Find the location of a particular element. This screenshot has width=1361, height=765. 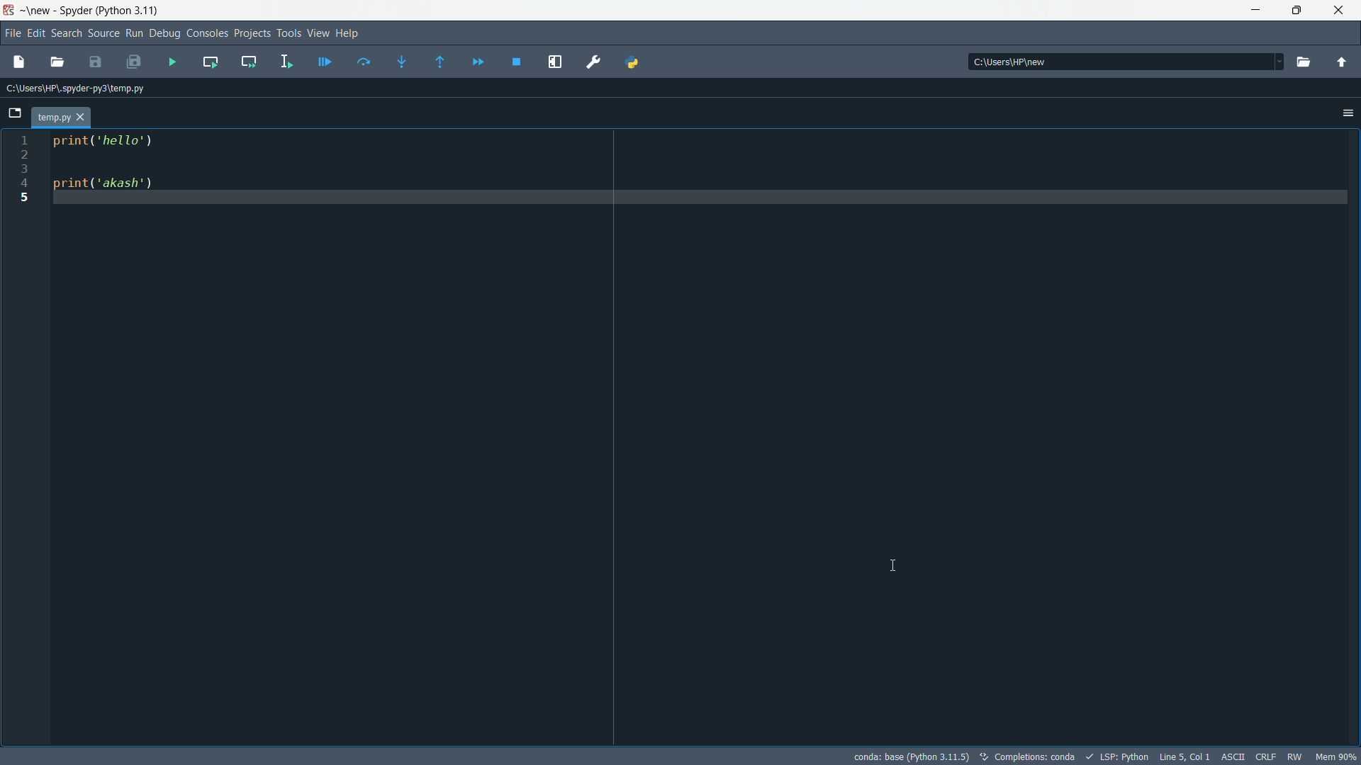

source menu is located at coordinates (103, 34).